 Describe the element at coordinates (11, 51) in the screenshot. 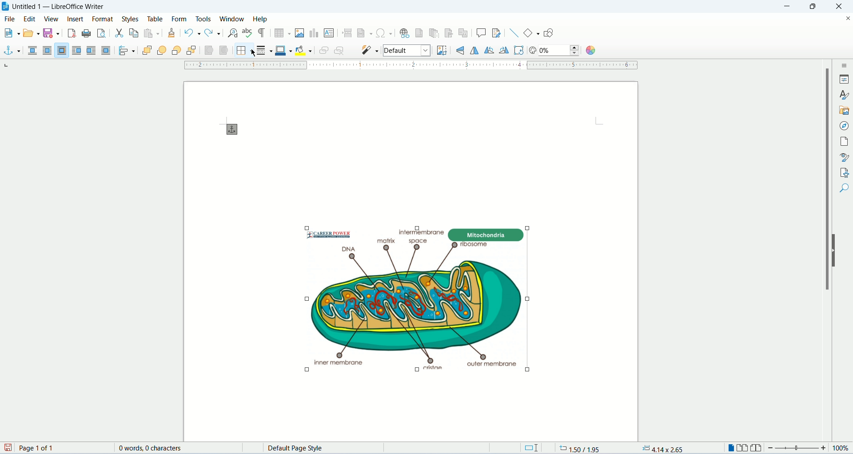

I see `anchor` at that location.